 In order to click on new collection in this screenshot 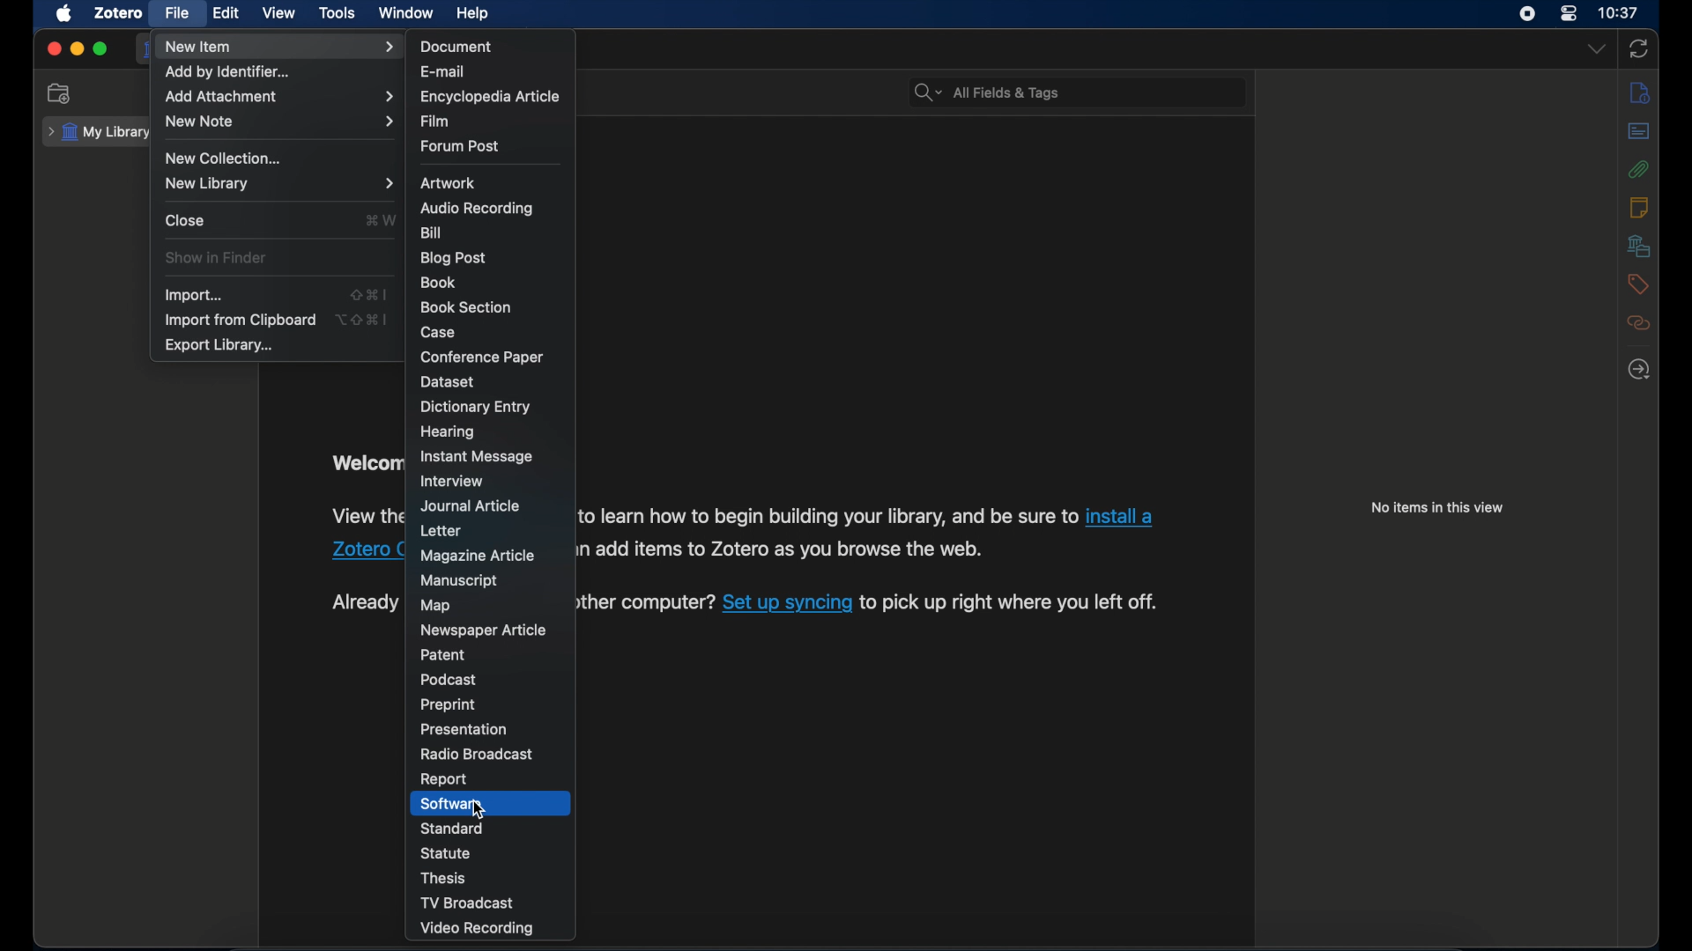, I will do `click(226, 158)`.